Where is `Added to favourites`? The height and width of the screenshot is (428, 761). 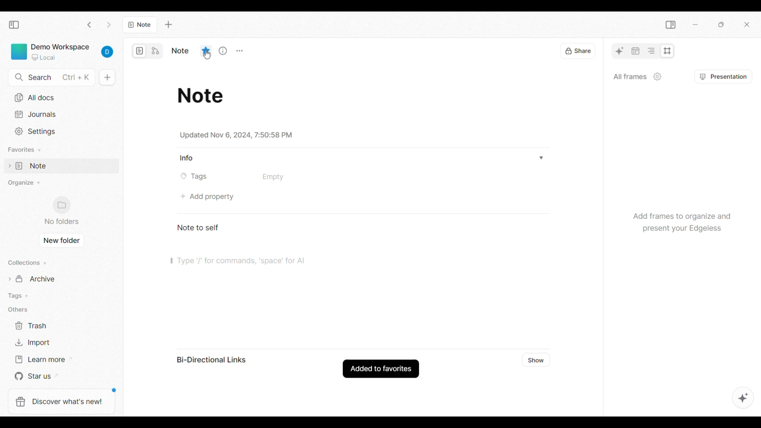
Added to favourites is located at coordinates (381, 369).